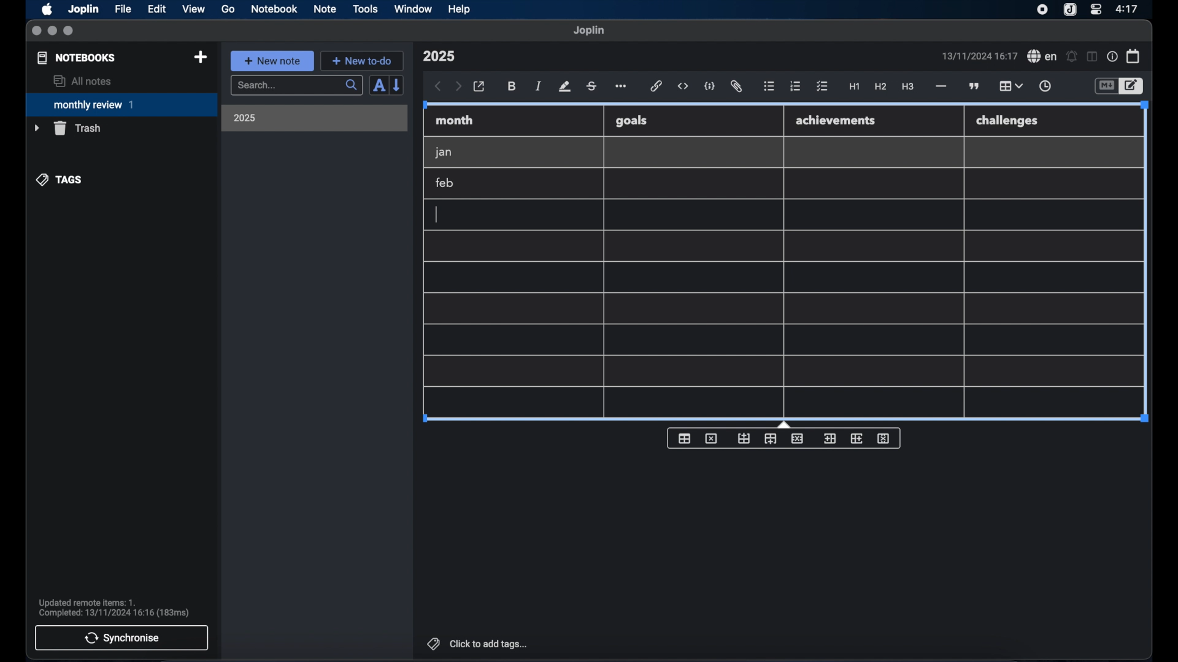 The height and width of the screenshot is (662, 1178). Describe the element at coordinates (274, 9) in the screenshot. I see `notebook` at that location.